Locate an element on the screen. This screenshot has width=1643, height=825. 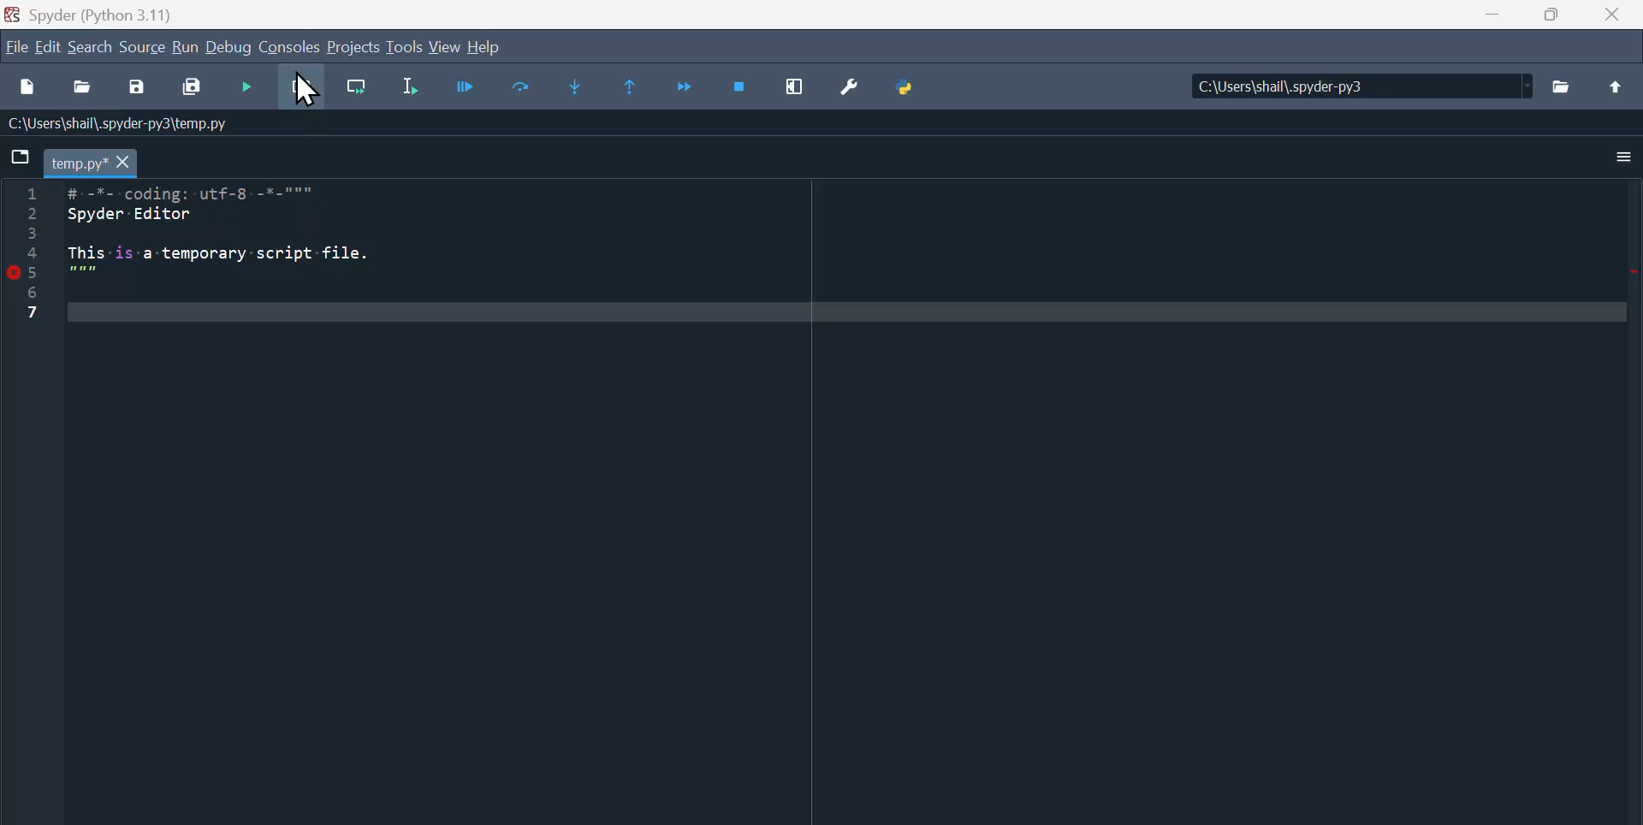
Run Cell is located at coordinates (525, 87).